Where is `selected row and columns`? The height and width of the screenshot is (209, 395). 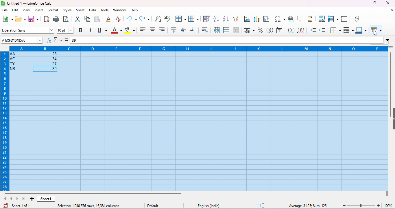 selected row and columns is located at coordinates (89, 206).